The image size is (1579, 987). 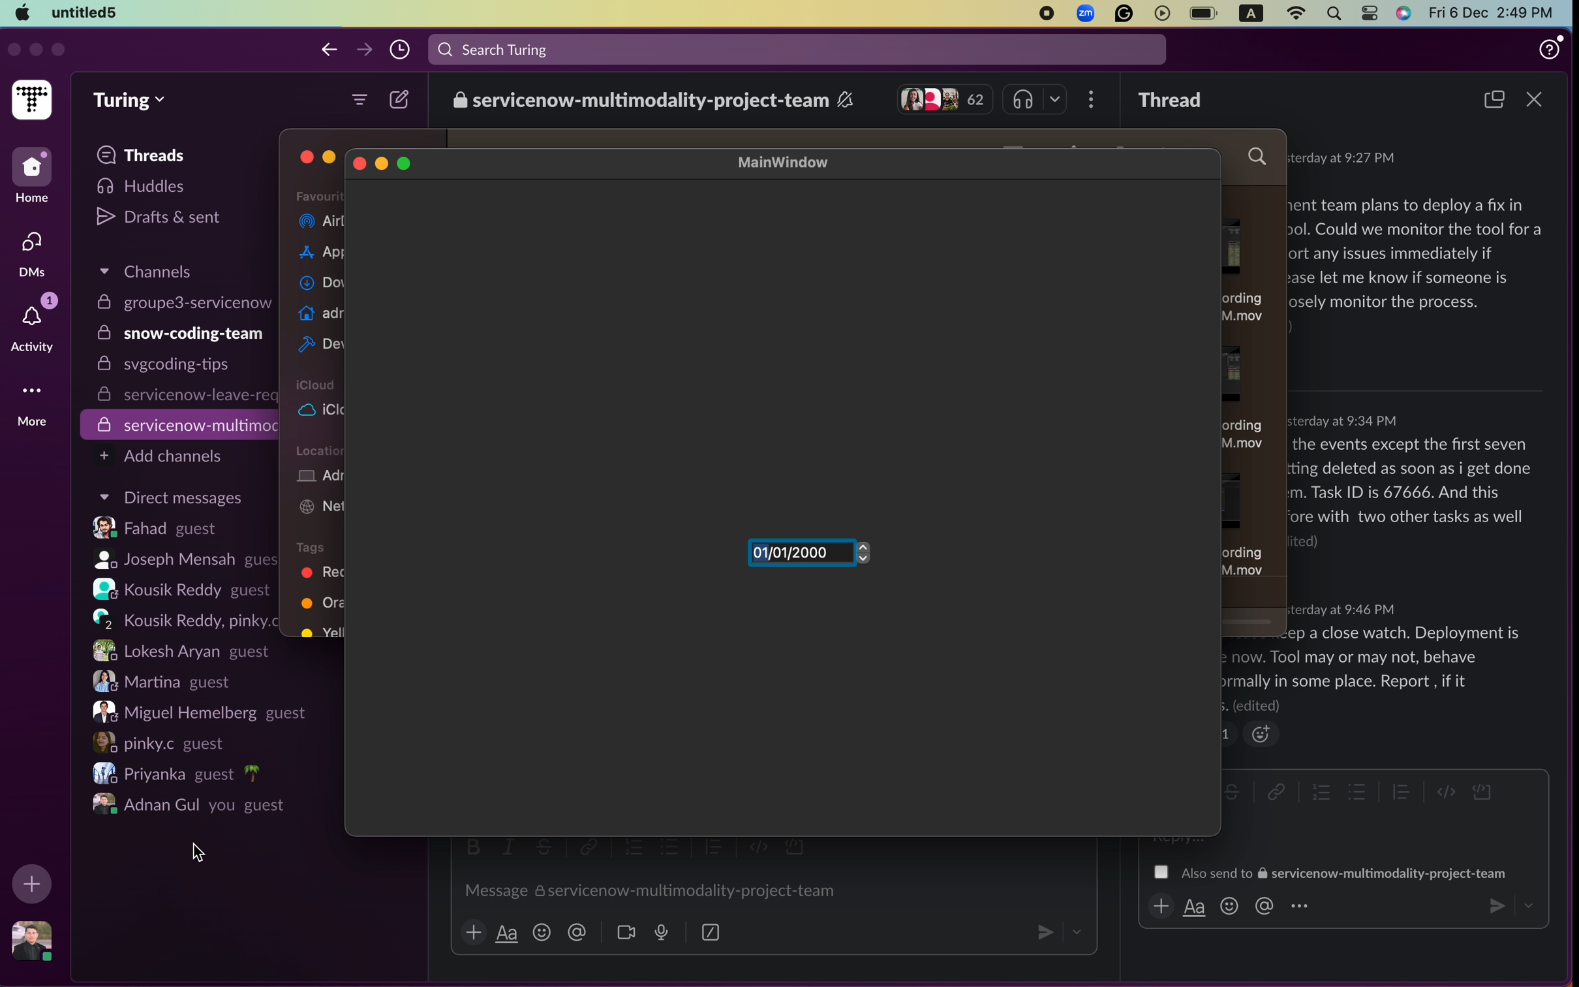 What do you see at coordinates (23, 12) in the screenshot?
I see `apple button` at bounding box center [23, 12].